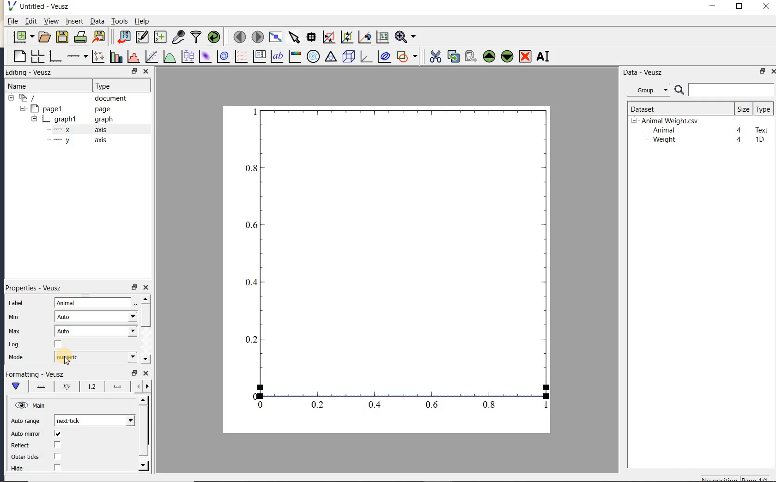  Describe the element at coordinates (24, 446) in the screenshot. I see `Reflect` at that location.